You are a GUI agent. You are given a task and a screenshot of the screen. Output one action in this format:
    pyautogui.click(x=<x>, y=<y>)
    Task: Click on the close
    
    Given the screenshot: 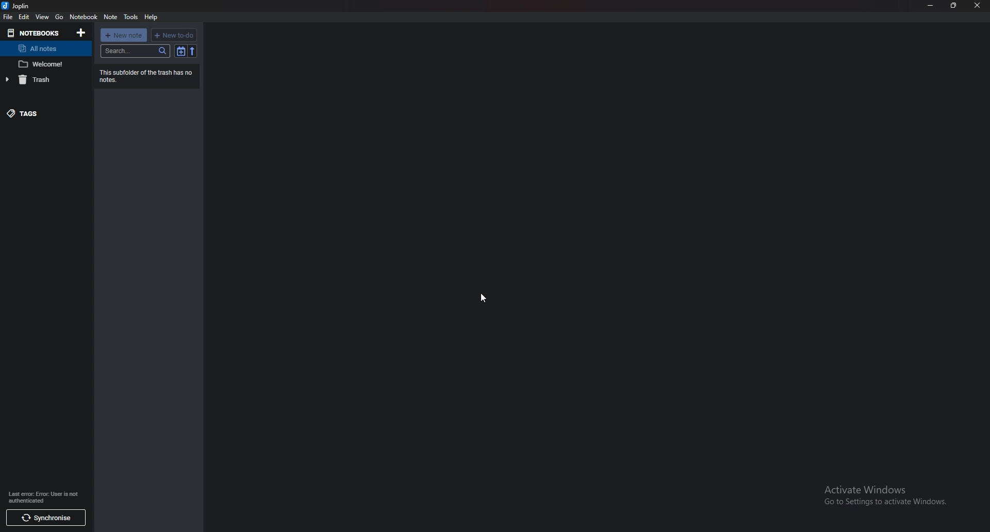 What is the action you would take?
    pyautogui.click(x=979, y=5)
    